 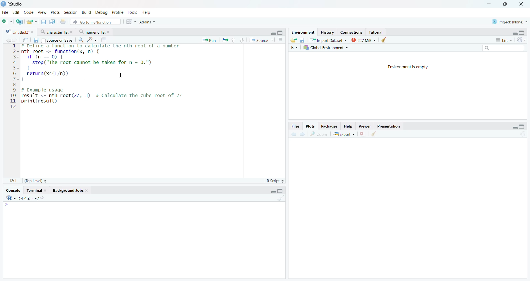 What do you see at coordinates (281, 32) in the screenshot?
I see `Full Height` at bounding box center [281, 32].